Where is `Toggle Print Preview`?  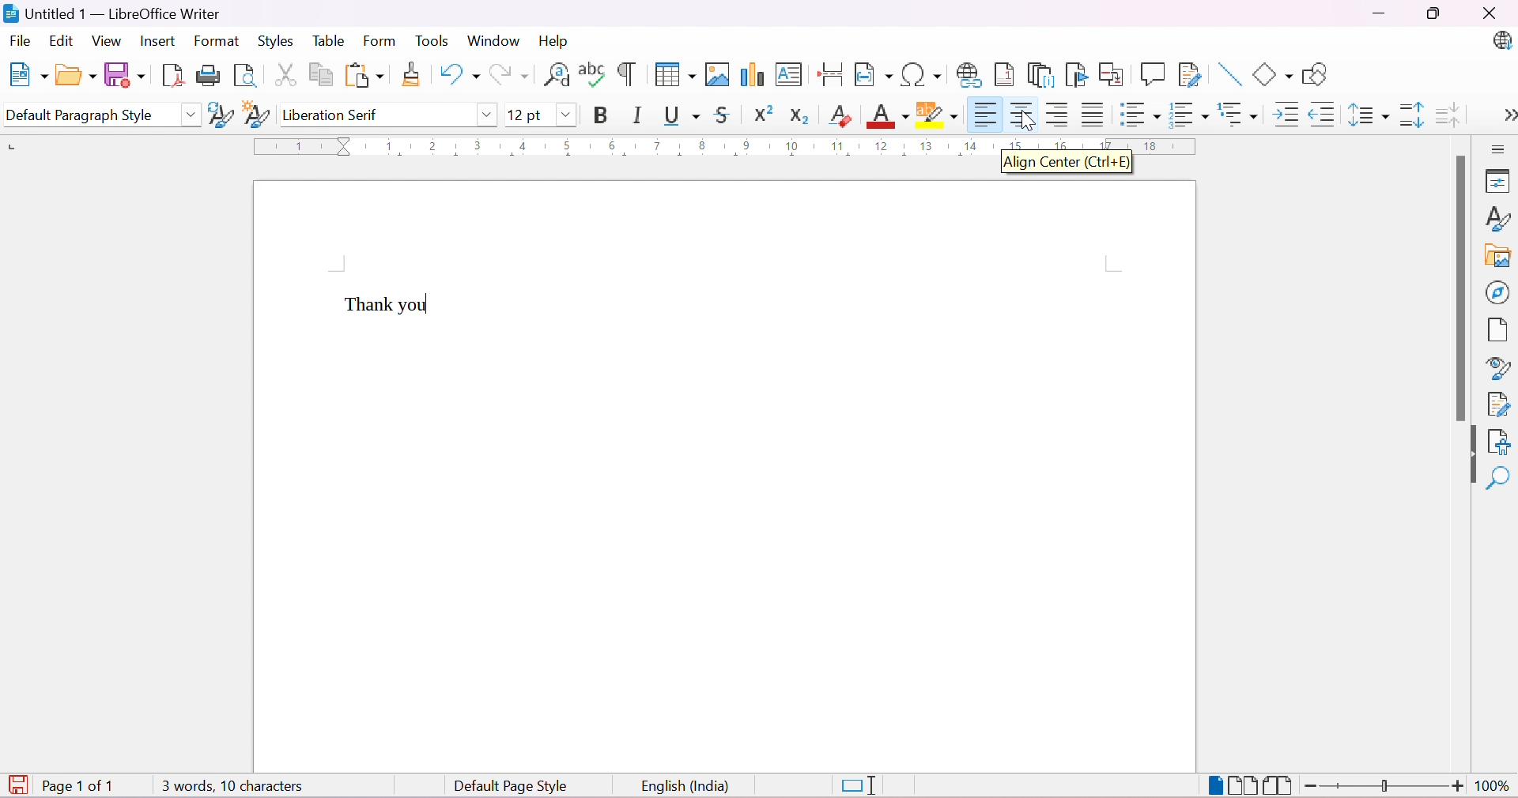
Toggle Print Preview is located at coordinates (245, 76).